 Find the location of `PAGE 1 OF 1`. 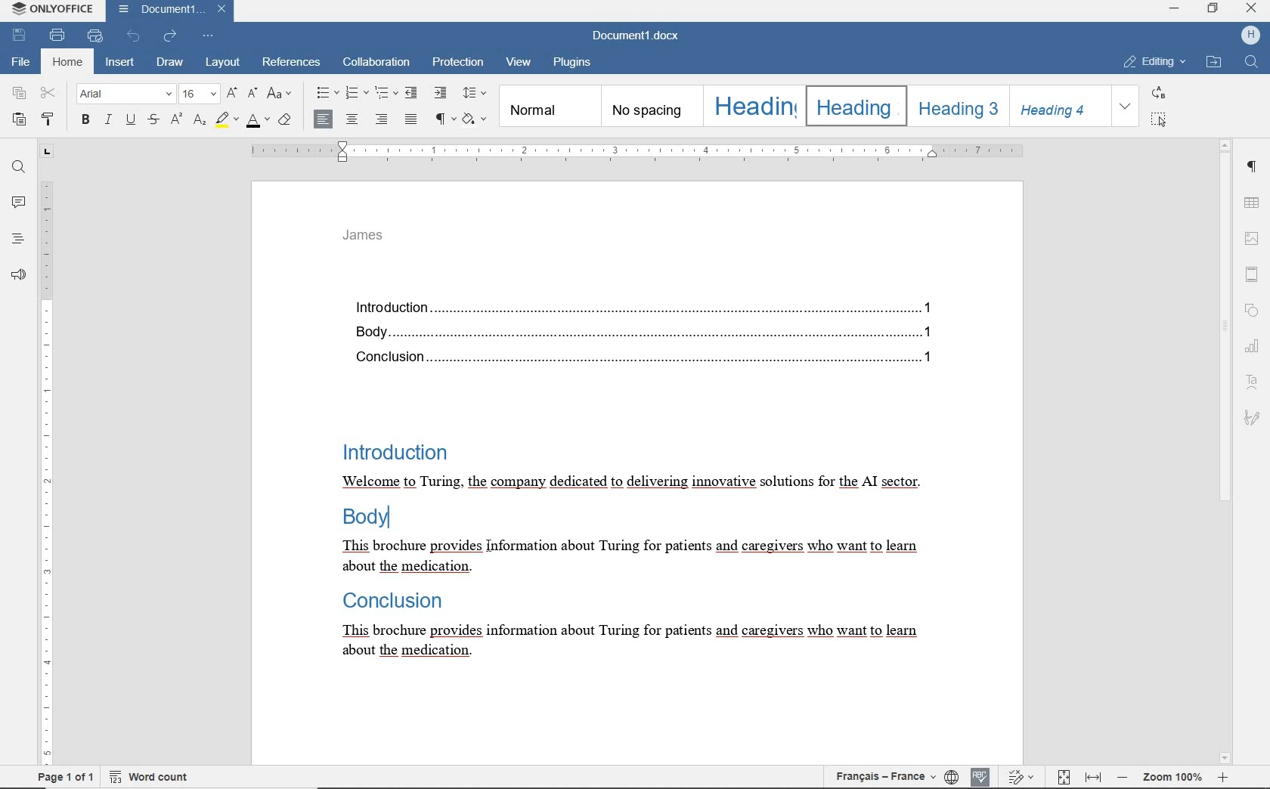

PAGE 1 OF 1 is located at coordinates (63, 777).